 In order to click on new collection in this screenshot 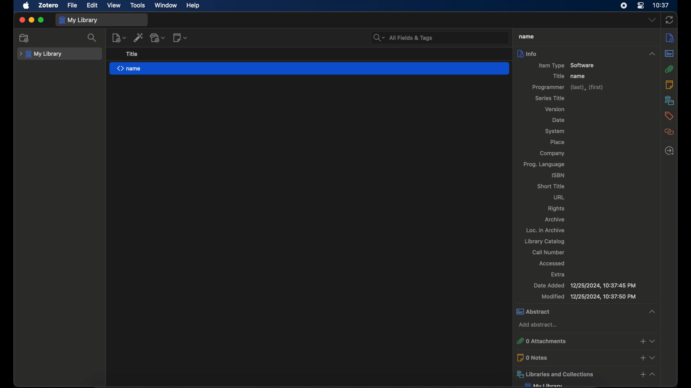, I will do `click(25, 38)`.